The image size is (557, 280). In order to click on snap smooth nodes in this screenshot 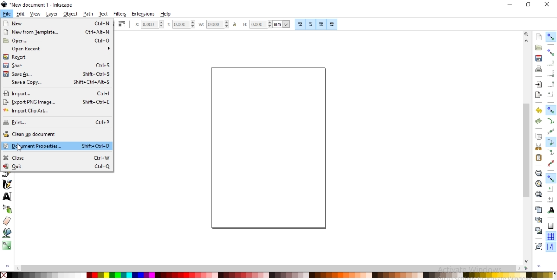, I will do `click(550, 153)`.